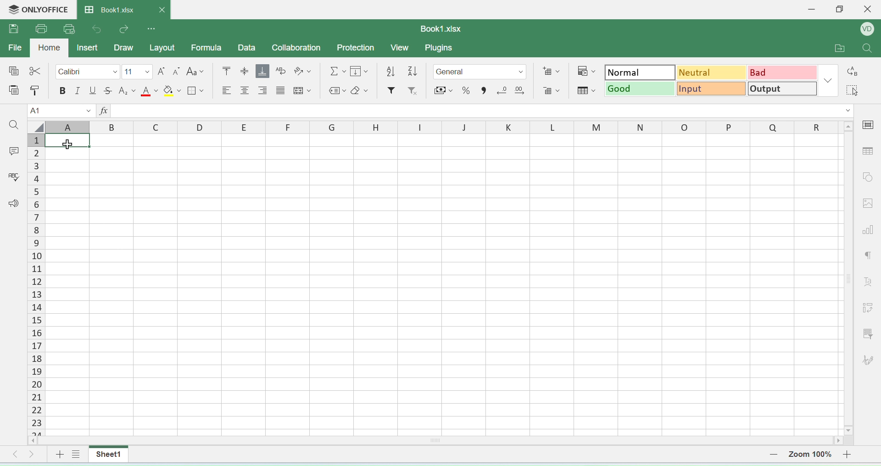 The width and height of the screenshot is (881, 466). I want to click on close, so click(869, 9).